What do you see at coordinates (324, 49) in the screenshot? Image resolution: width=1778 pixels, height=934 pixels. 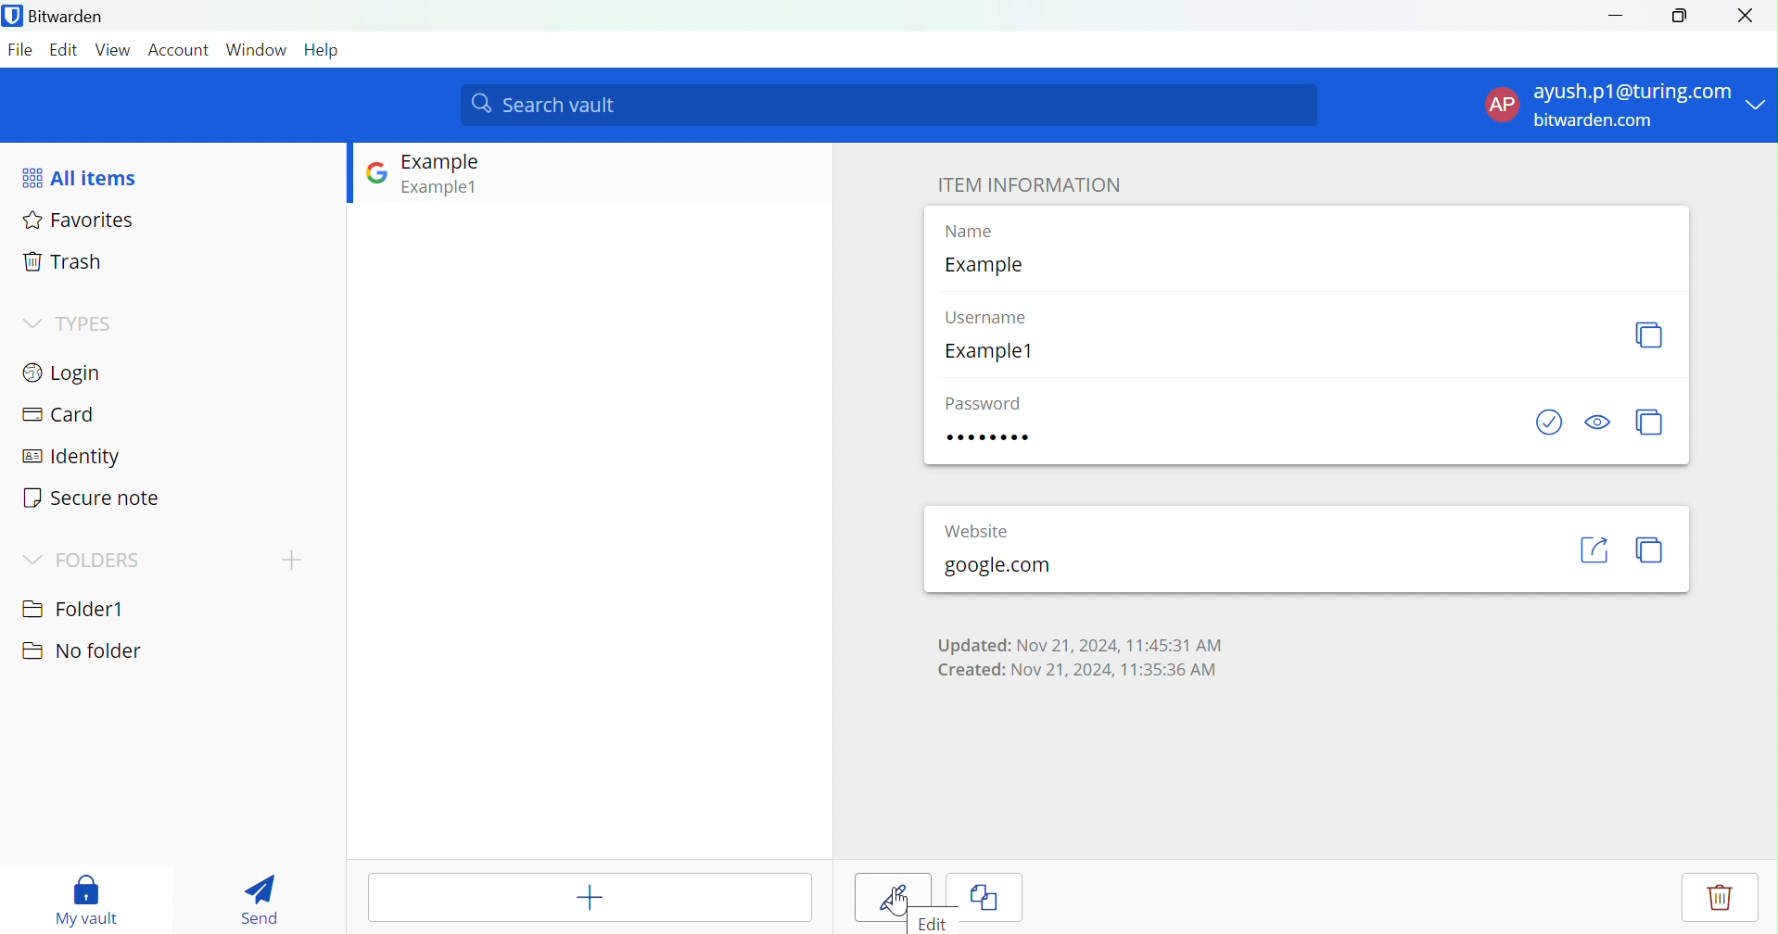 I see `Help` at bounding box center [324, 49].